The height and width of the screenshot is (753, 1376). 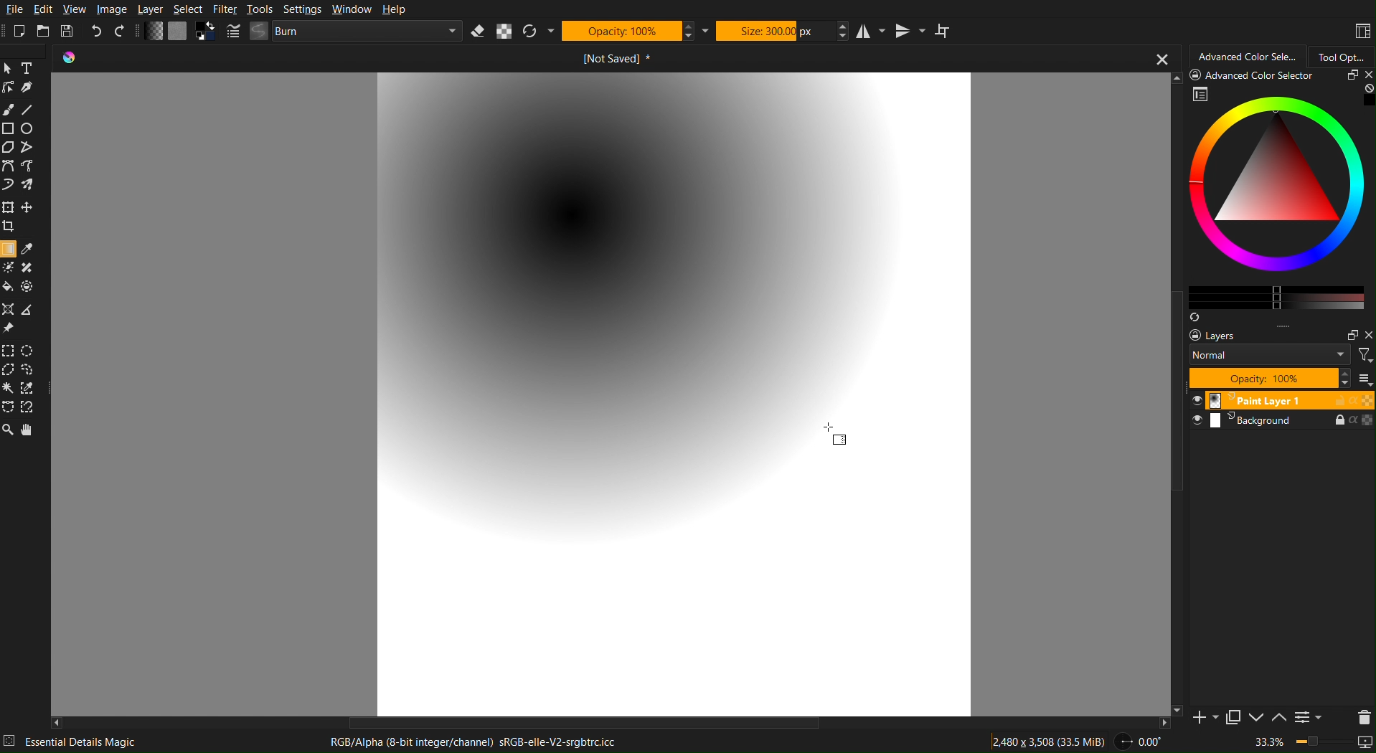 I want to click on Redo, so click(x=122, y=32).